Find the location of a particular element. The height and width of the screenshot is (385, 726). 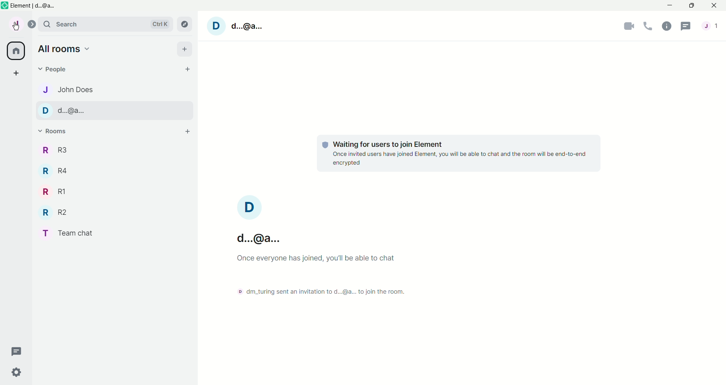

Cursor is located at coordinates (16, 26).